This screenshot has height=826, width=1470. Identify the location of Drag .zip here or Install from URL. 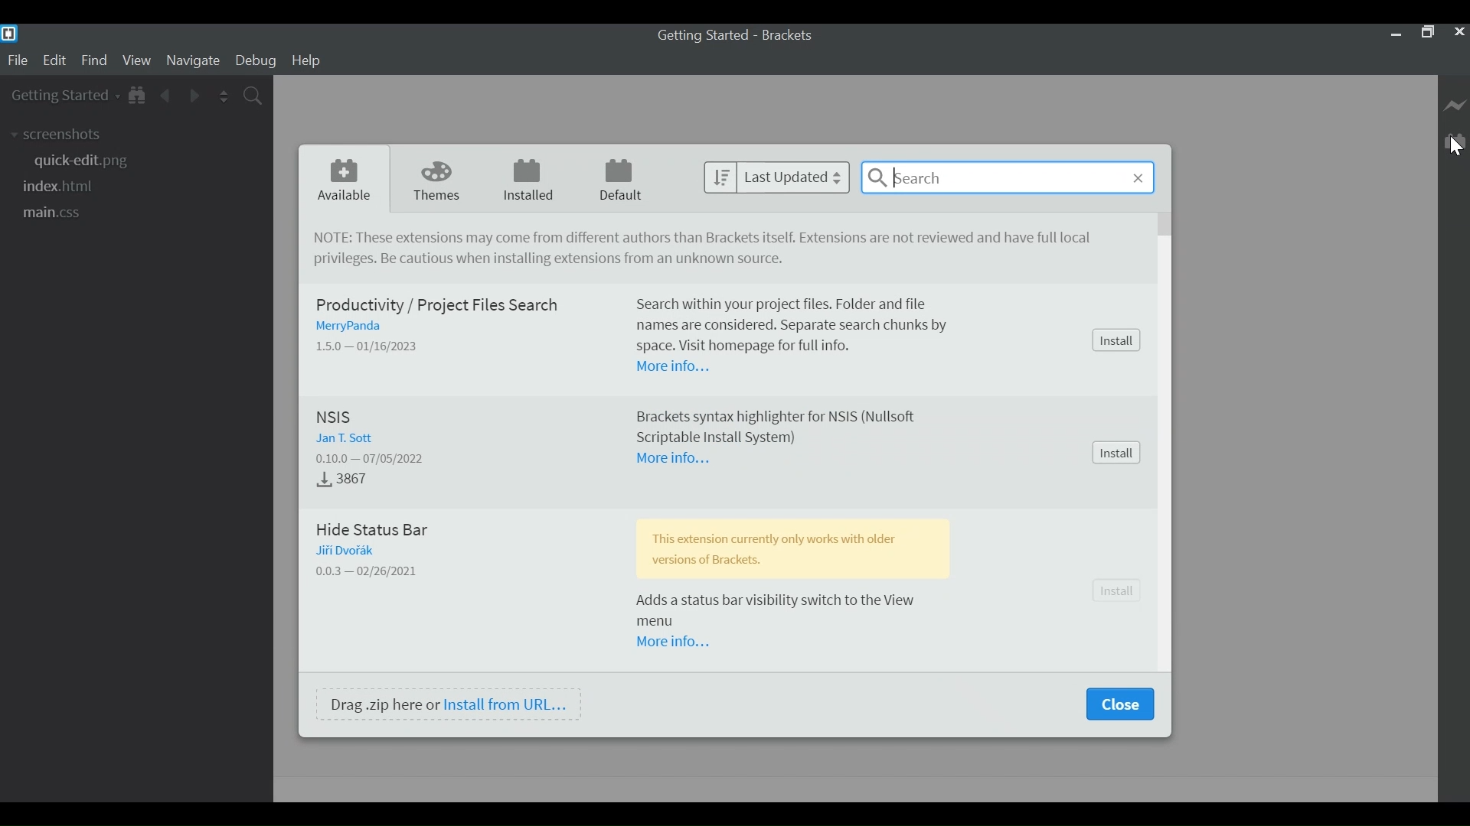
(449, 704).